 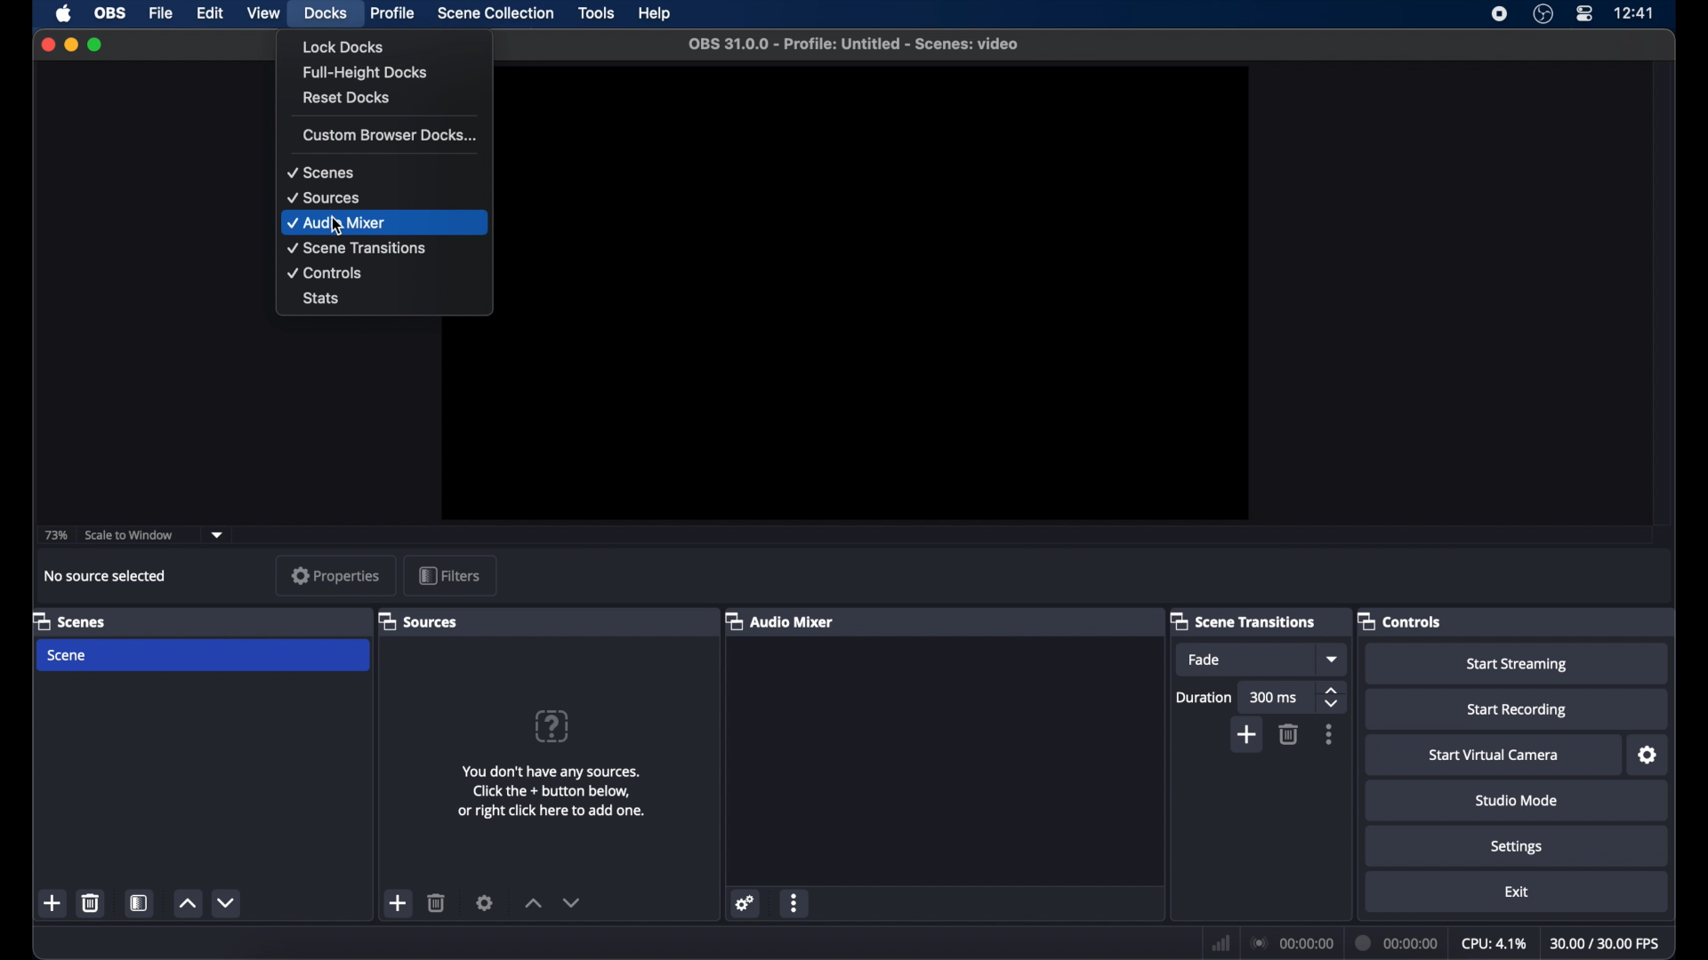 I want to click on decrement, so click(x=573, y=902).